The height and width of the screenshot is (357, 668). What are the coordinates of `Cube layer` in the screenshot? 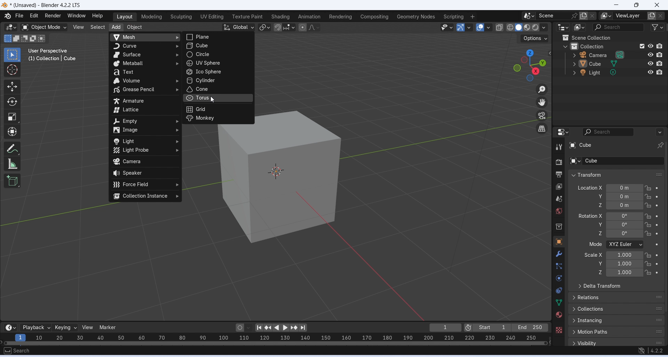 It's located at (617, 145).